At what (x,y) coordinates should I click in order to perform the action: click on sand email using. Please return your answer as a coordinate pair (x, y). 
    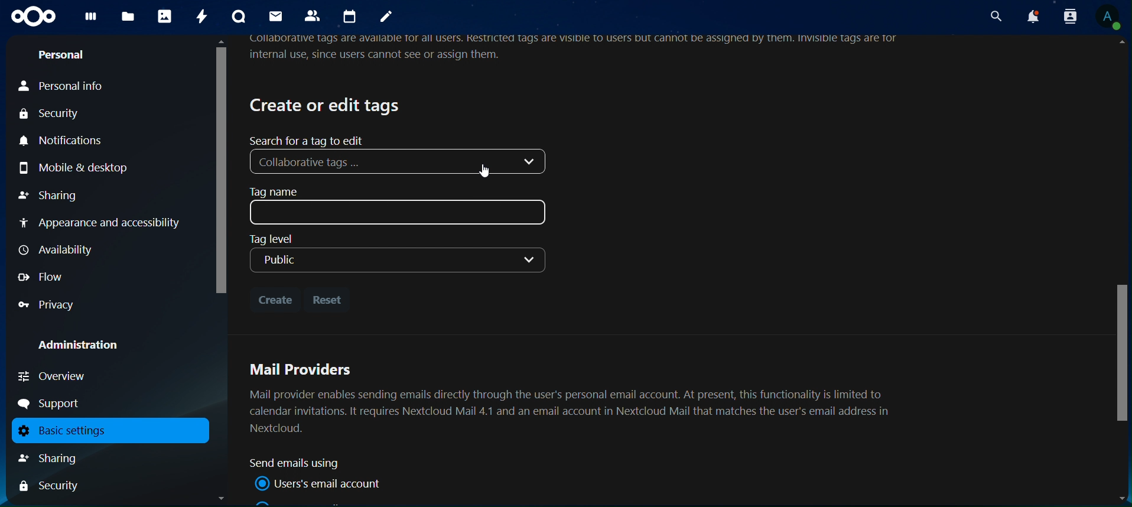
    Looking at the image, I should click on (300, 463).